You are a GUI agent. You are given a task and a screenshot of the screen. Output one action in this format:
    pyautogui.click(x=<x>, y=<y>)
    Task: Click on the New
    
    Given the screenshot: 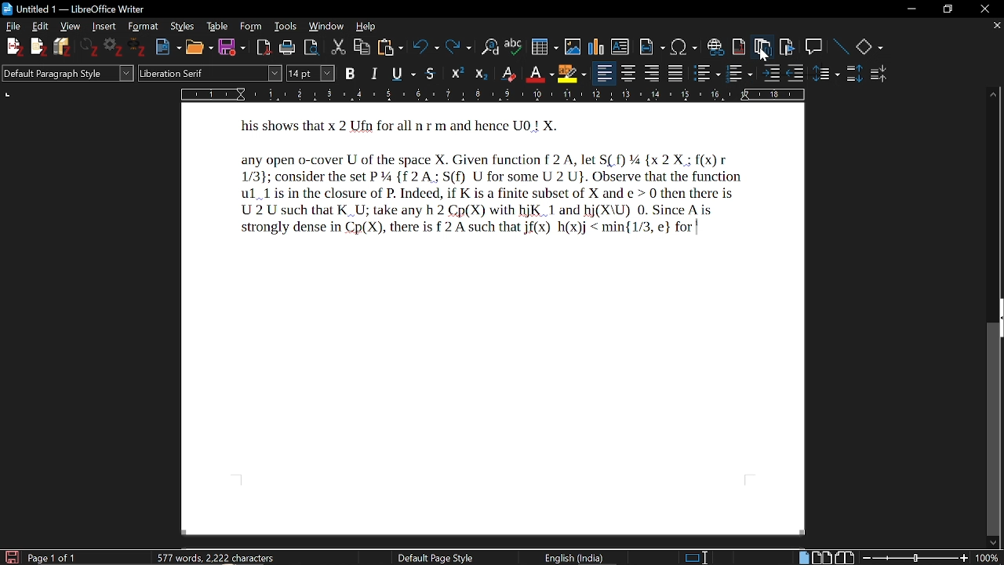 What is the action you would take?
    pyautogui.click(x=168, y=48)
    